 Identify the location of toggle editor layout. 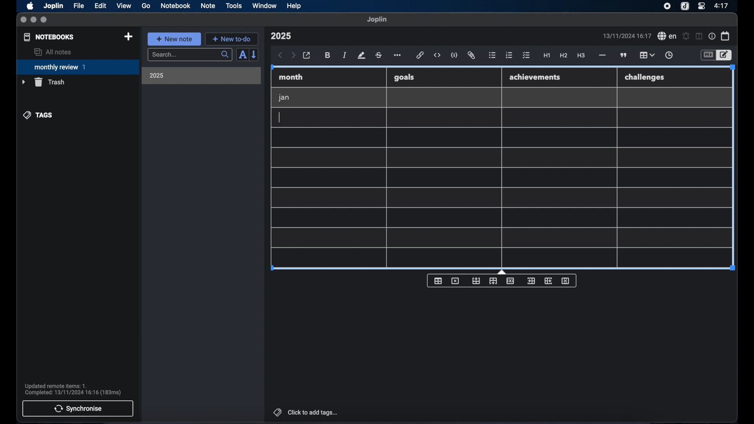
(699, 36).